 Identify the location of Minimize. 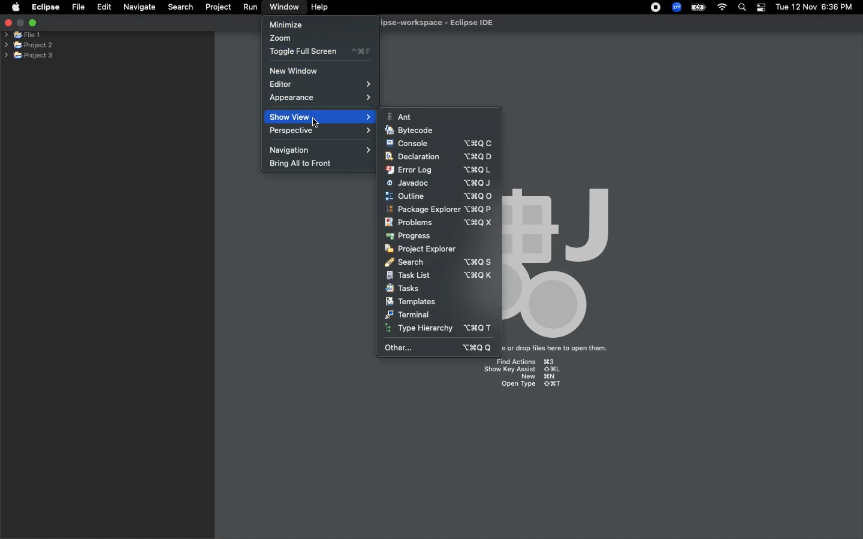
(286, 24).